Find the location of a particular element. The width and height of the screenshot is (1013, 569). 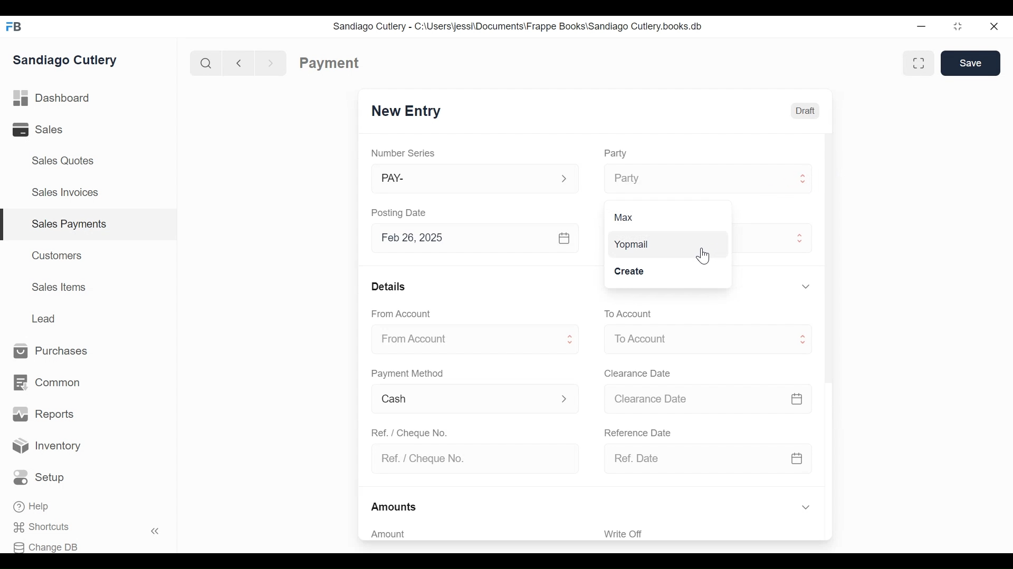

Setup is located at coordinates (42, 478).